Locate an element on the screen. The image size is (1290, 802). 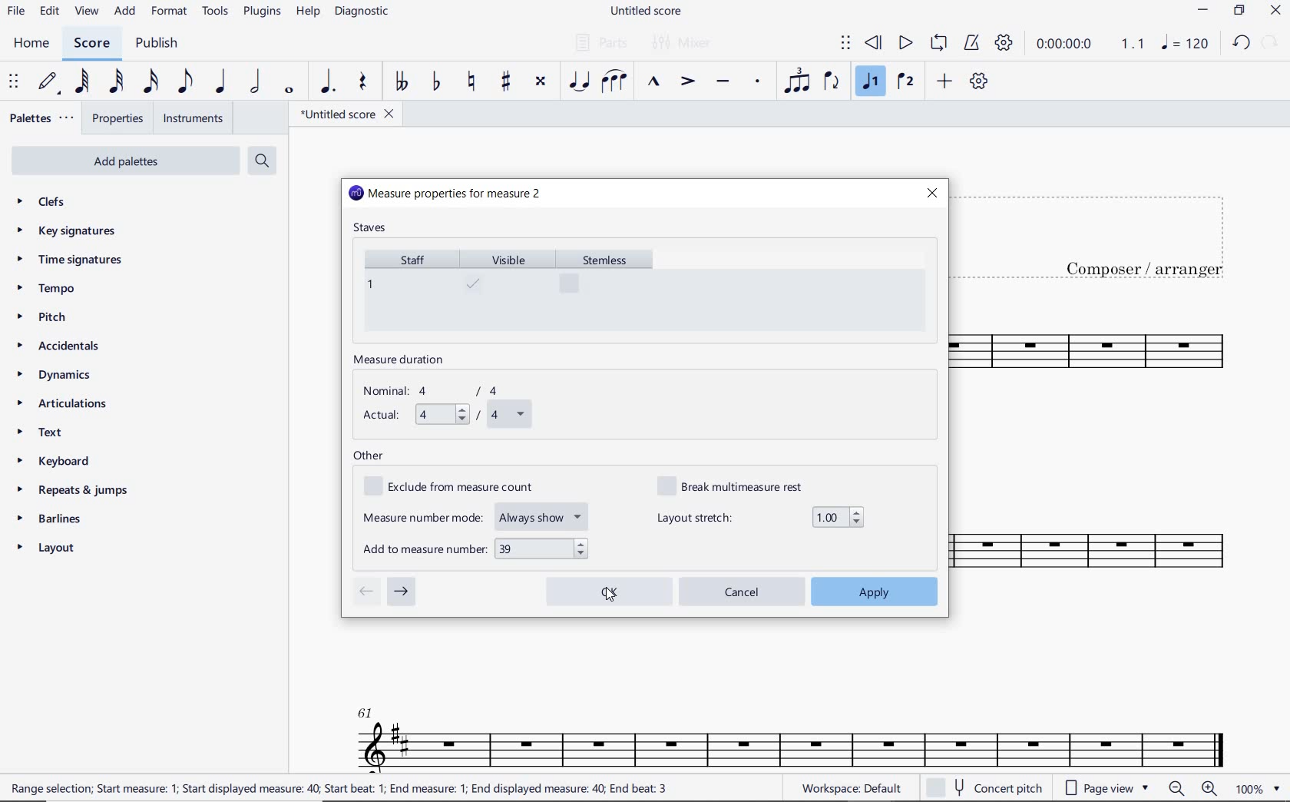
TOGGLE FLAT is located at coordinates (437, 83).